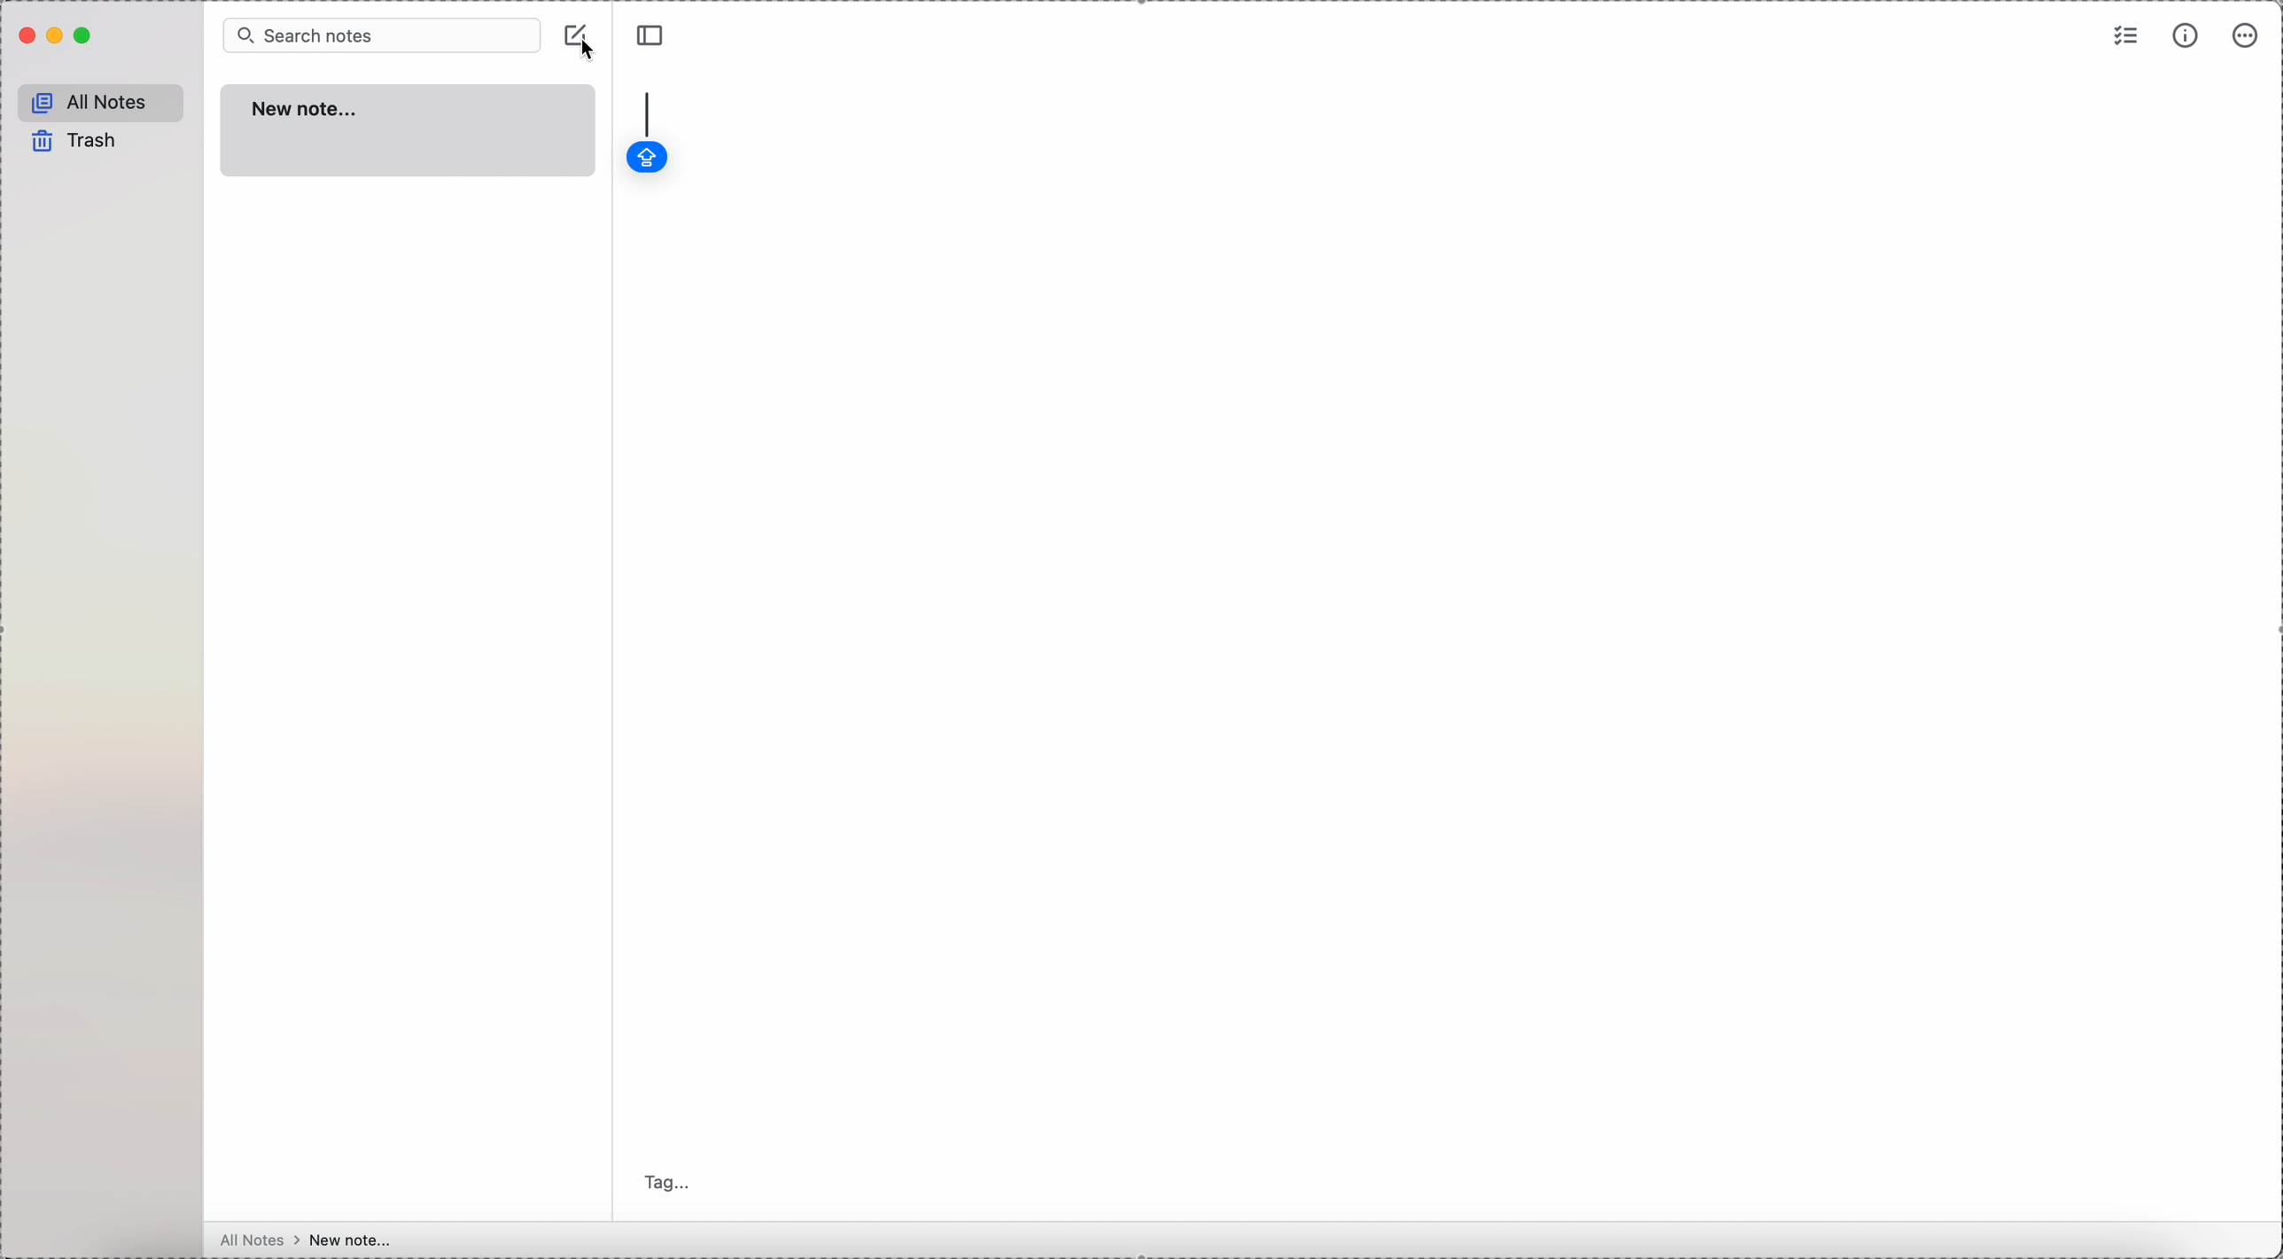 The width and height of the screenshot is (2283, 1259). Describe the element at coordinates (2248, 37) in the screenshot. I see `more options` at that location.